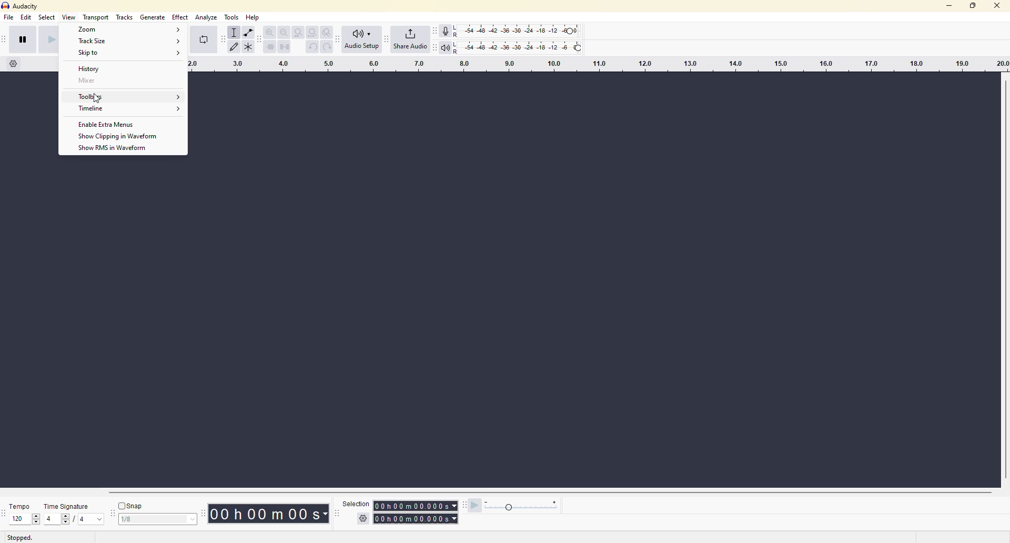 The height and width of the screenshot is (543, 1010). I want to click on play meter toolbar, so click(435, 47).